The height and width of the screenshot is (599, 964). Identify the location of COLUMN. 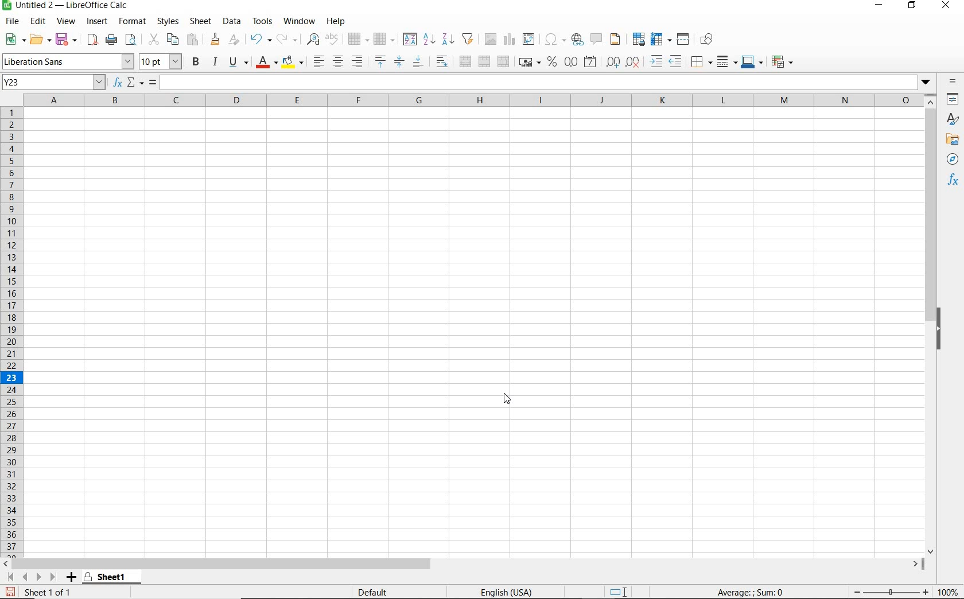
(382, 40).